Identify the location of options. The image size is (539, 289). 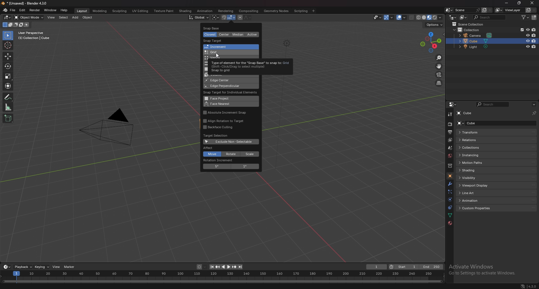
(534, 104).